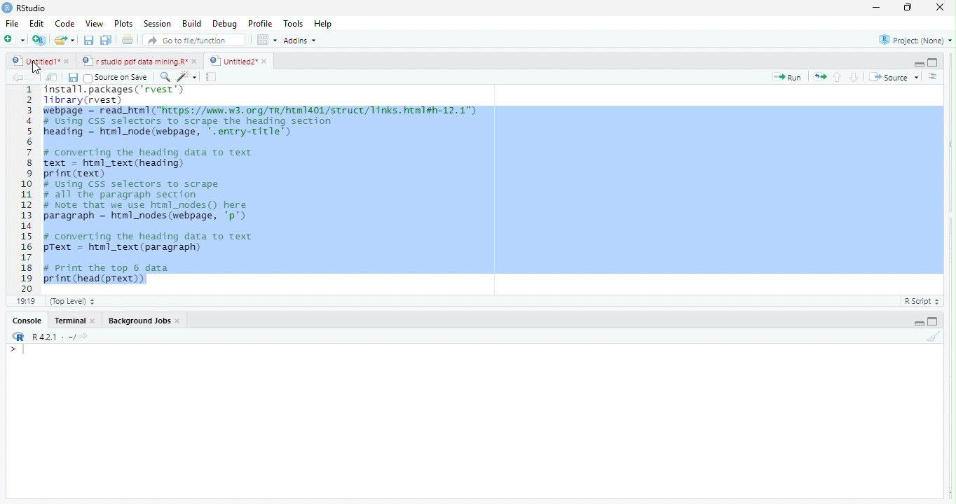 The height and width of the screenshot is (504, 956). I want to click on show document outline, so click(934, 76).